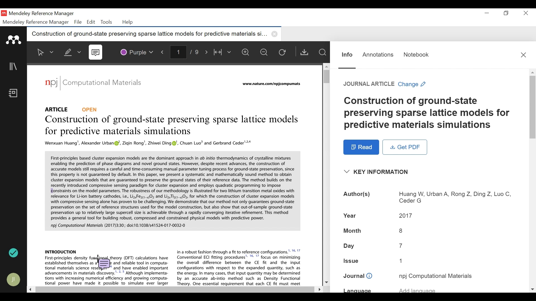 The image size is (536, 301). Describe the element at coordinates (487, 13) in the screenshot. I see `minimize` at that location.